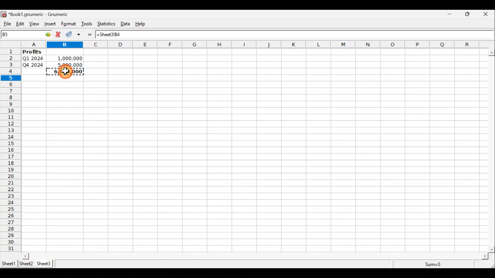  What do you see at coordinates (492, 150) in the screenshot?
I see `Scroll bar` at bounding box center [492, 150].